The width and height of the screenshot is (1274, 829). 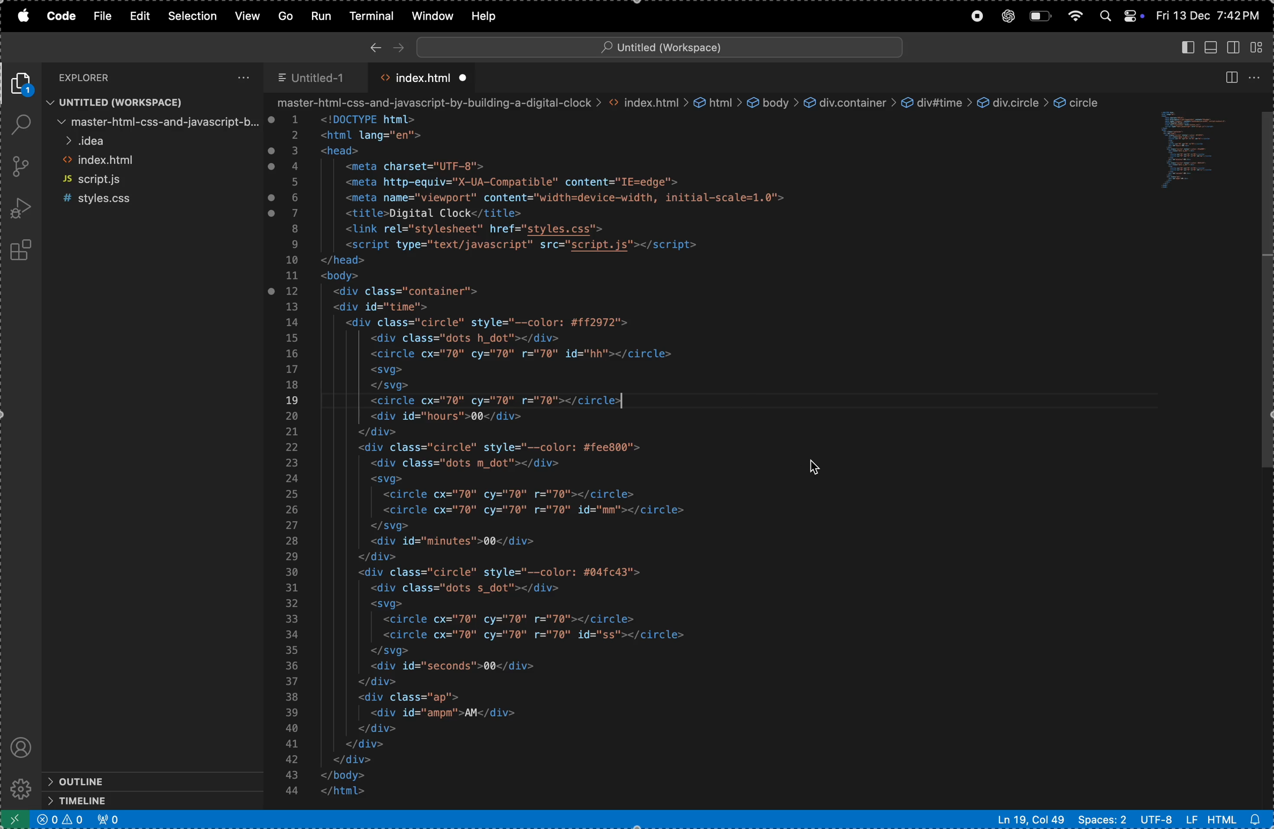 I want to click on master html css java script, so click(x=153, y=122).